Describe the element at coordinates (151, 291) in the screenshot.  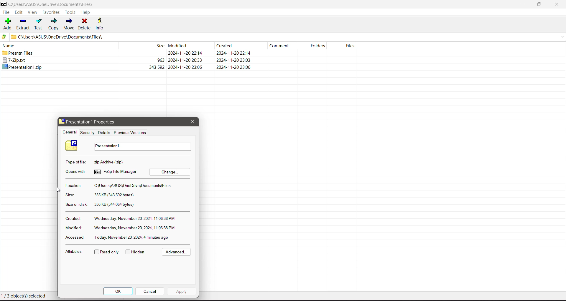
I see `Cancel` at that location.